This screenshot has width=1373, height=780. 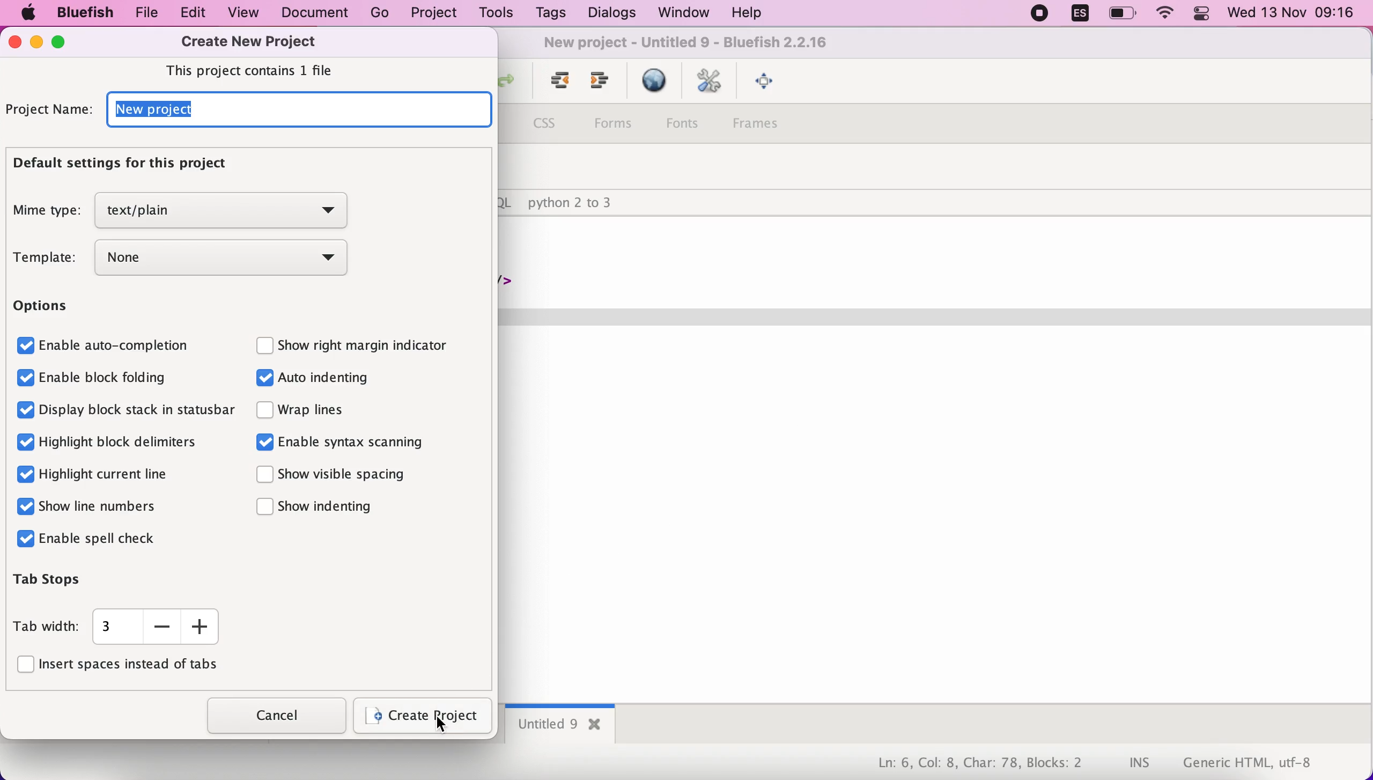 What do you see at coordinates (110, 441) in the screenshot?
I see `highlight block delimiters` at bounding box center [110, 441].